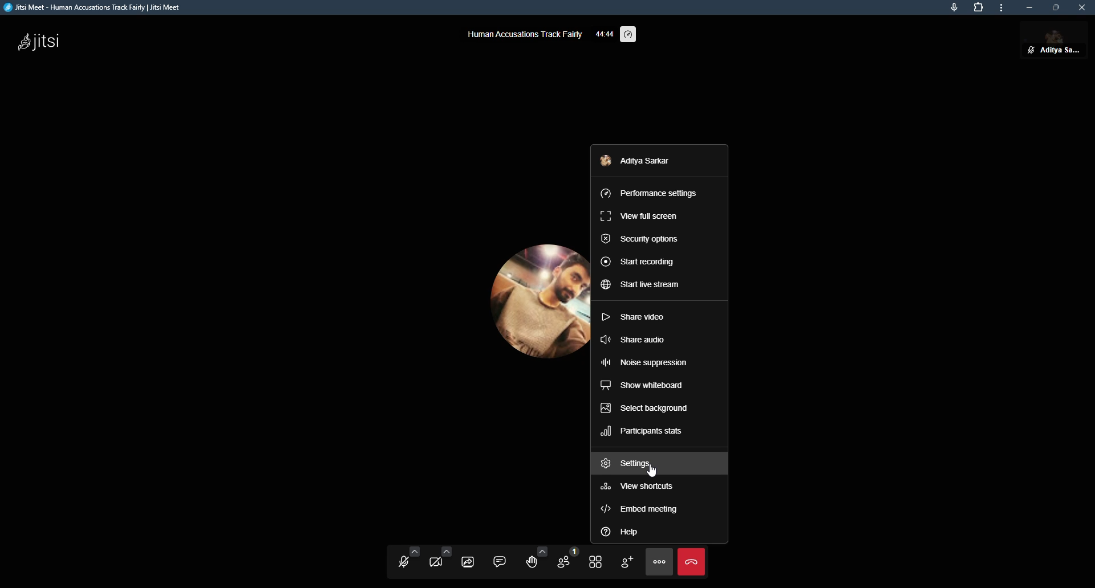 This screenshot has height=588, width=1095. What do you see at coordinates (647, 410) in the screenshot?
I see `` at bounding box center [647, 410].